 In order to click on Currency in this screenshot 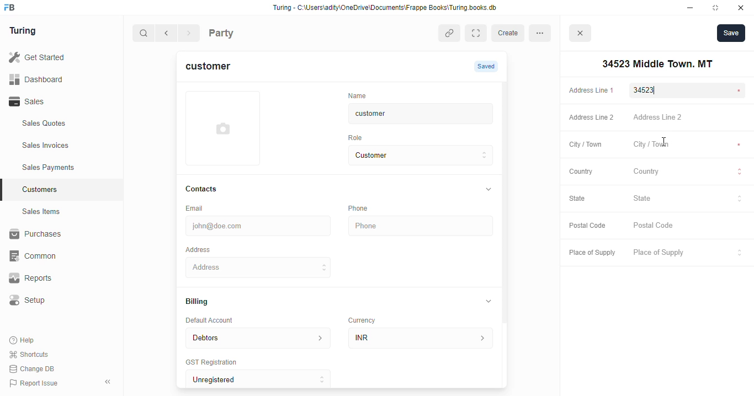, I will do `click(367, 318)`.